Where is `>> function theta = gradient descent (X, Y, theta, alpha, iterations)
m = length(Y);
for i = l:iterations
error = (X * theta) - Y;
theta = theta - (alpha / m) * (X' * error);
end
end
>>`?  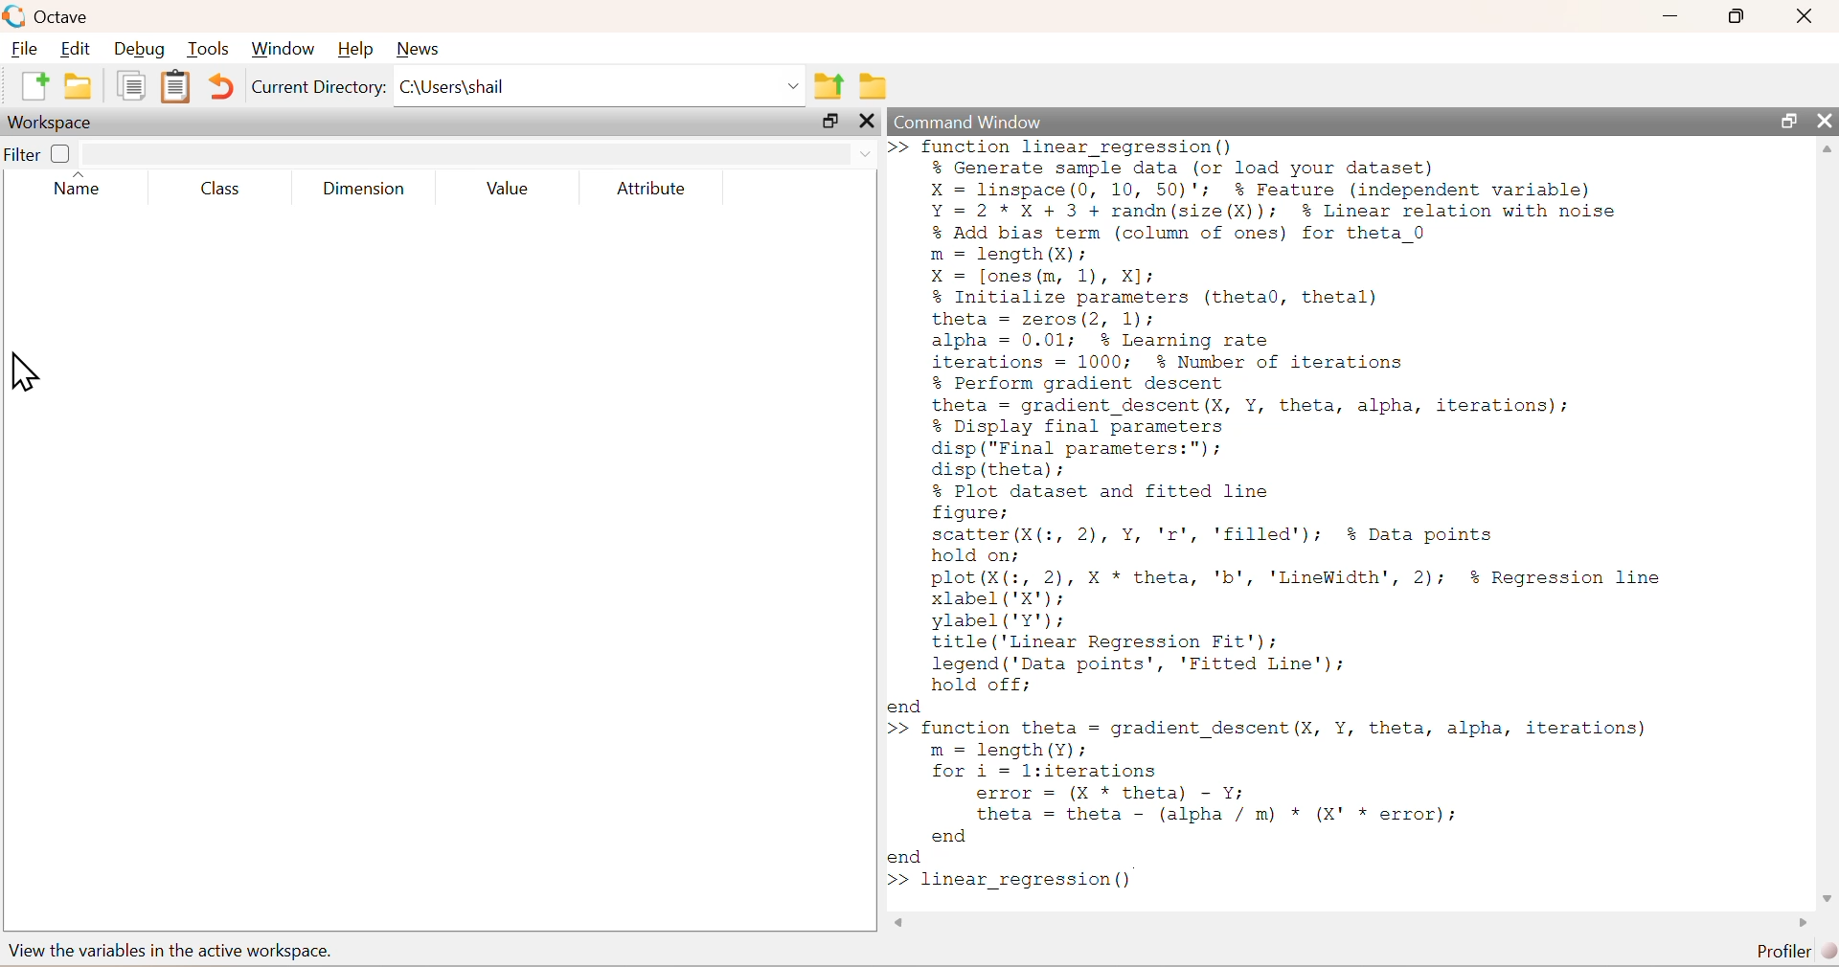 >> function theta = gradient descent (X, Y, theta, alpha, iterations)
m = length(Y);
for i = l:iterations
error = (X * theta) - Y;
theta = theta - (alpha / m) * (X' * error);
end
end
>> is located at coordinates (1279, 802).